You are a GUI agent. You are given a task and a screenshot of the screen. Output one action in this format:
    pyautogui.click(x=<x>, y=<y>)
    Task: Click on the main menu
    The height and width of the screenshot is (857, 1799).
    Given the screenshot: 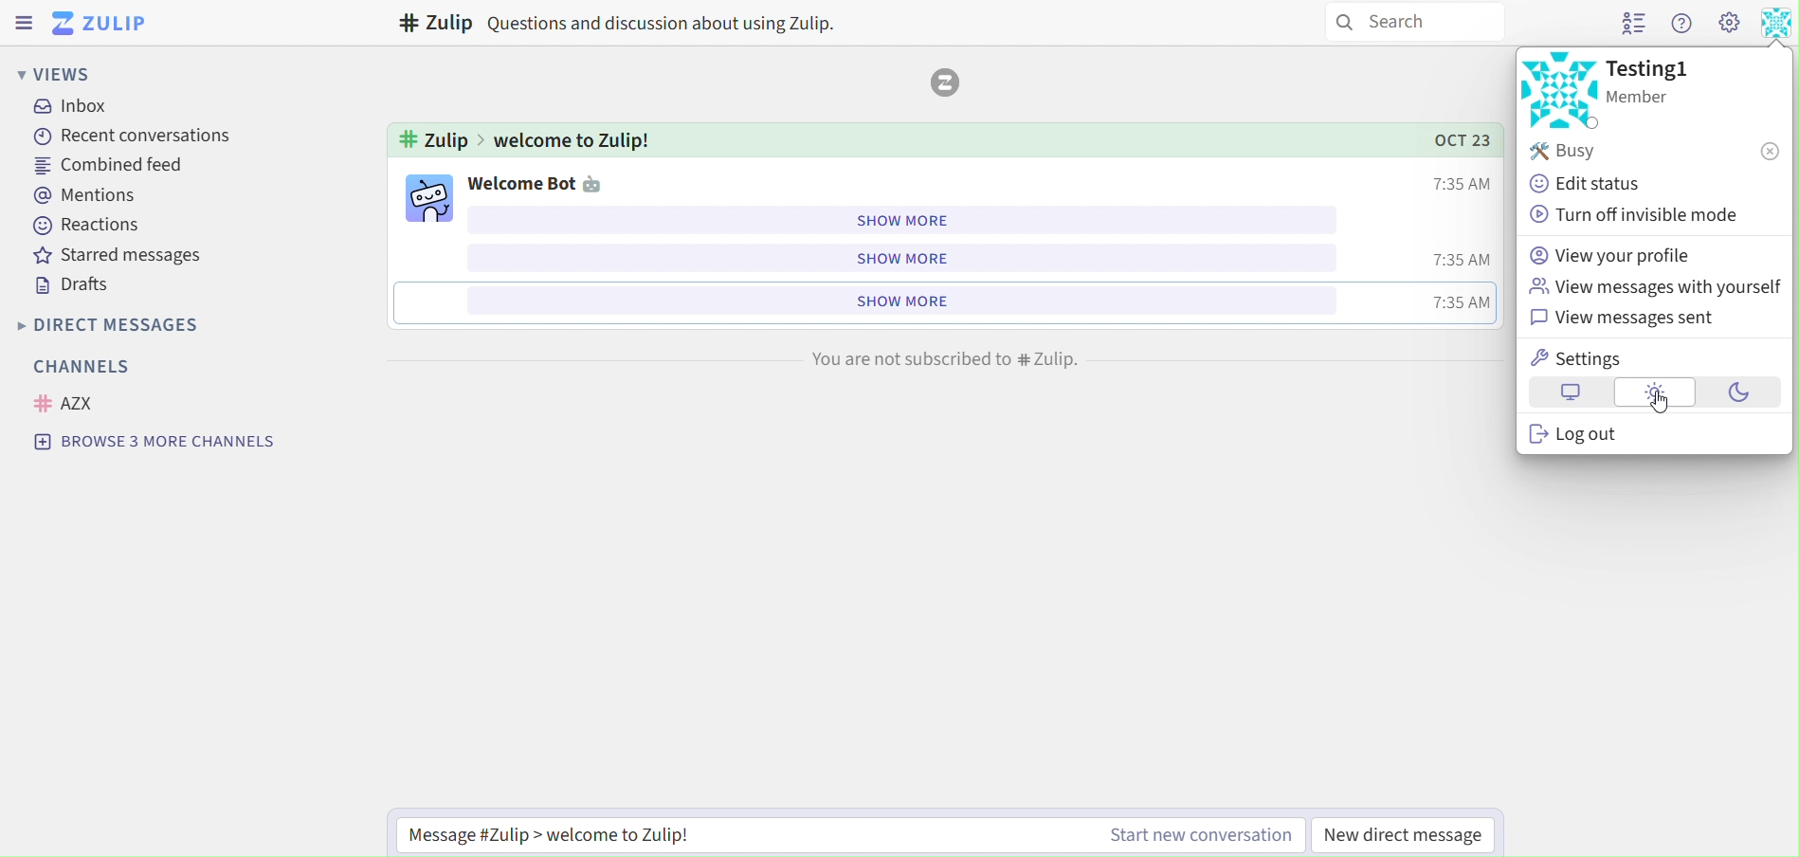 What is the action you would take?
    pyautogui.click(x=1730, y=23)
    